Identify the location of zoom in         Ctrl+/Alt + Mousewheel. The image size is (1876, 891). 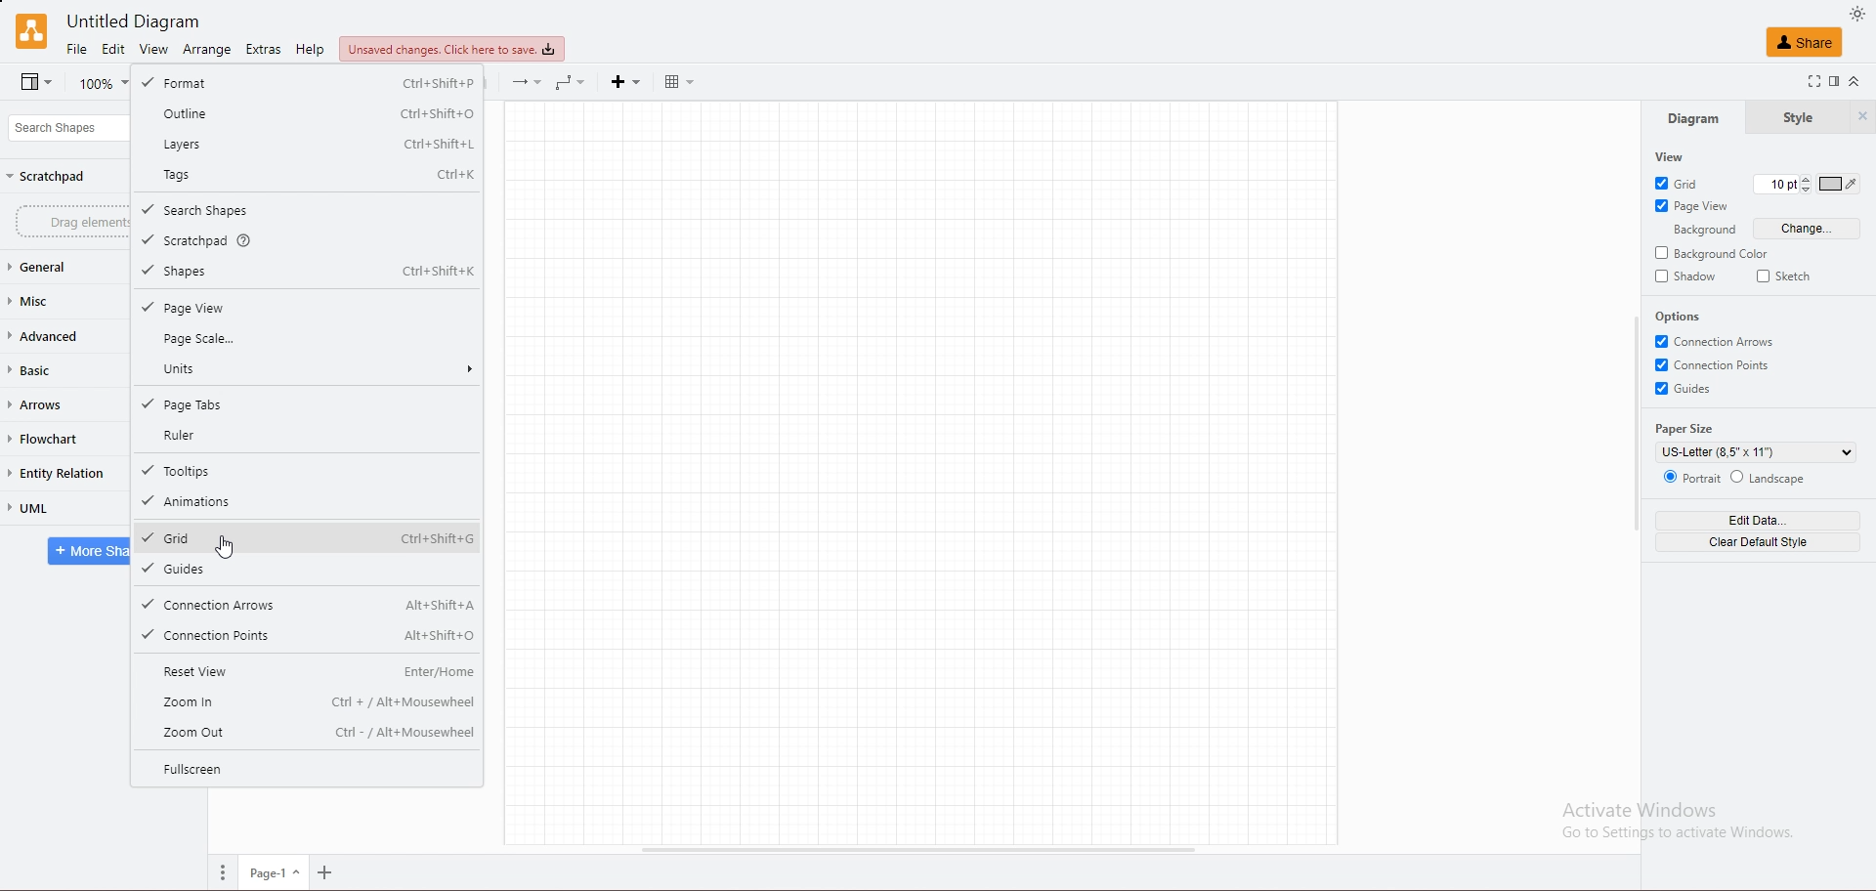
(308, 701).